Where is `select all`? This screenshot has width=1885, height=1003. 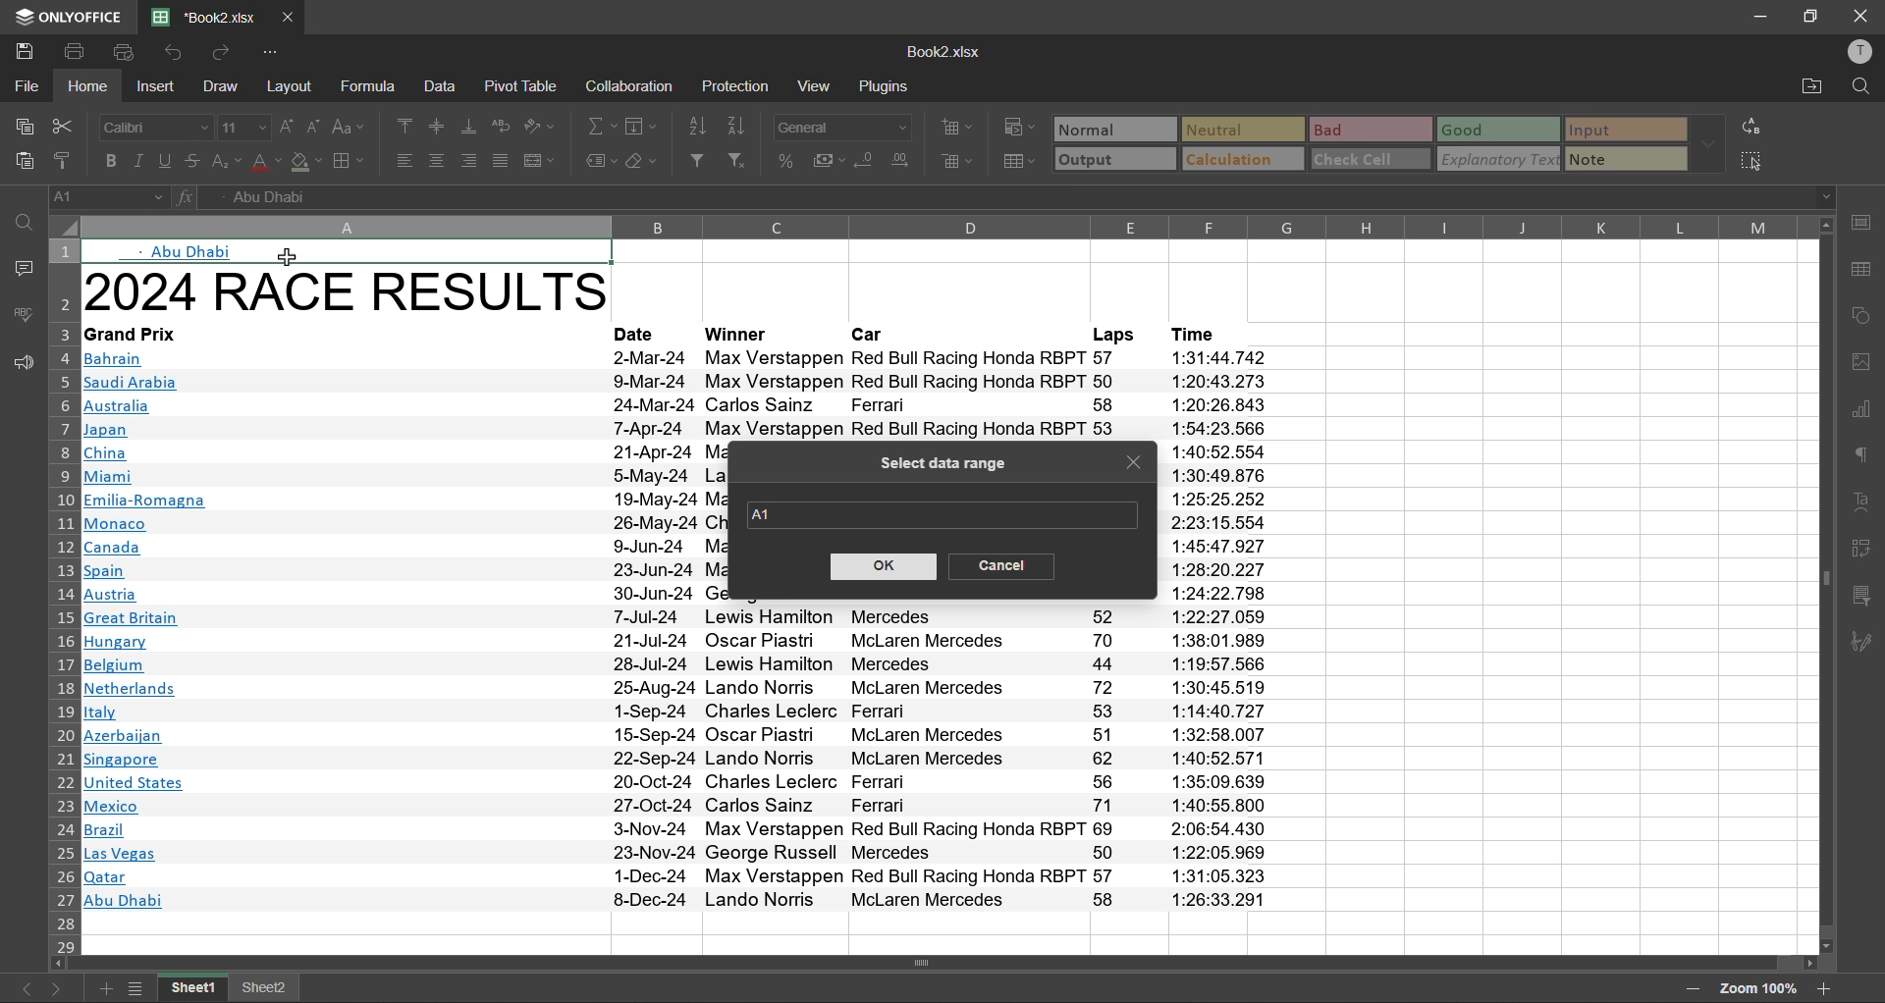
select all is located at coordinates (1762, 164).